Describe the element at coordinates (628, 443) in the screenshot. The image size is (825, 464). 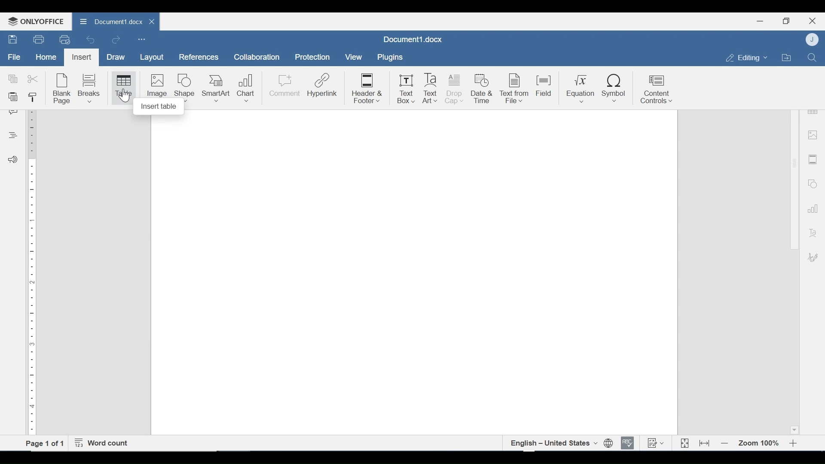
I see `Spell checking` at that location.